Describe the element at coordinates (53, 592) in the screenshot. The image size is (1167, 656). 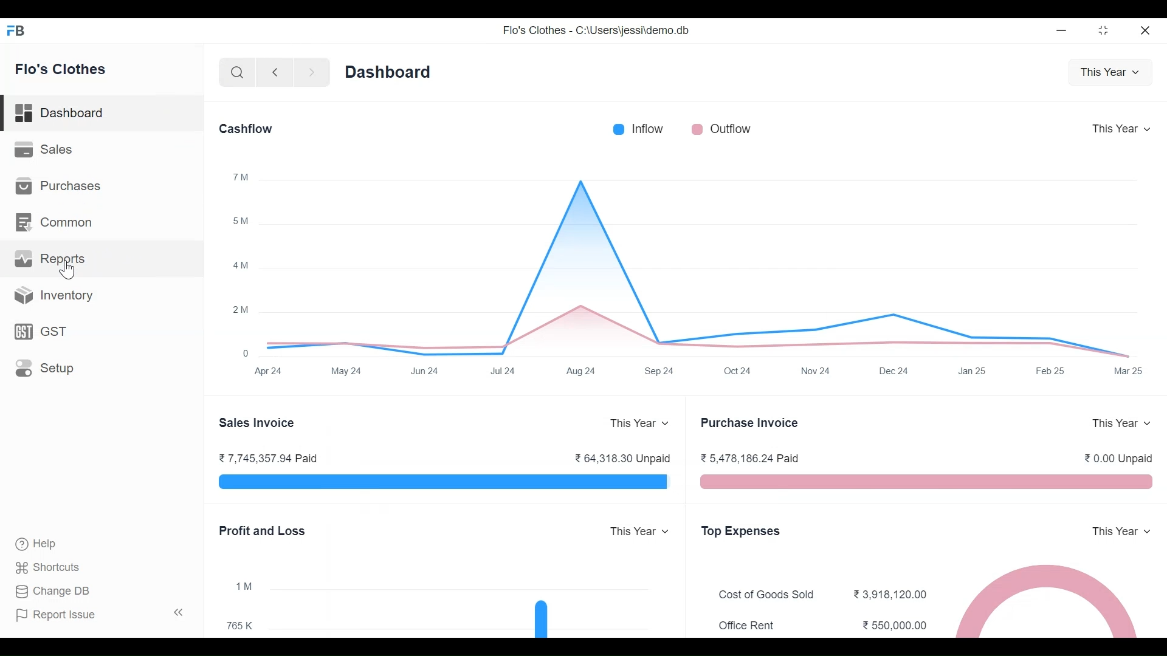
I see `Change DB` at that location.